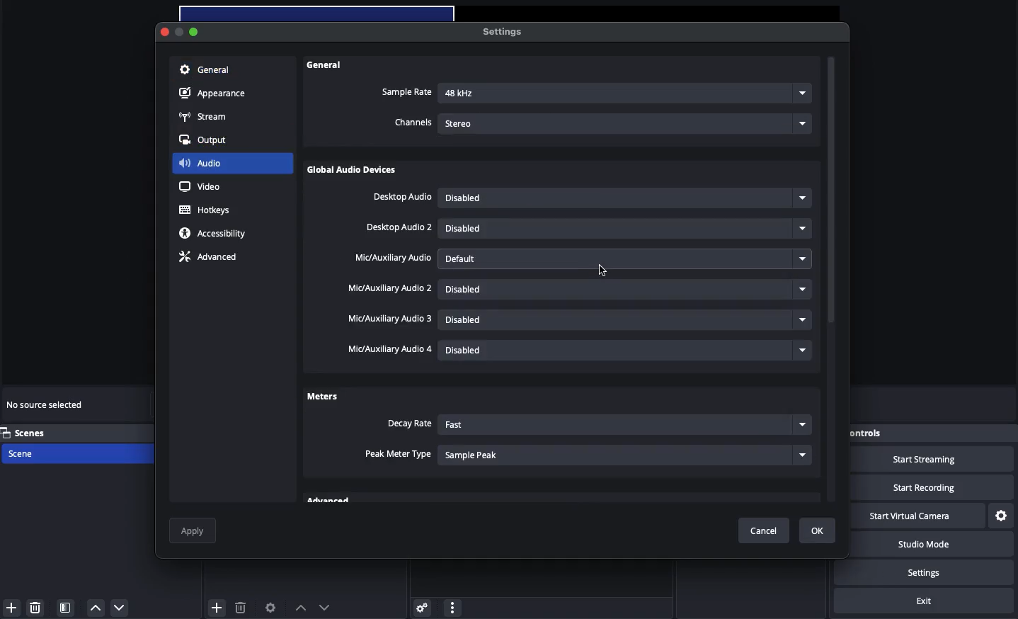 The height and width of the screenshot is (619, 1018). Describe the element at coordinates (205, 71) in the screenshot. I see `General` at that location.